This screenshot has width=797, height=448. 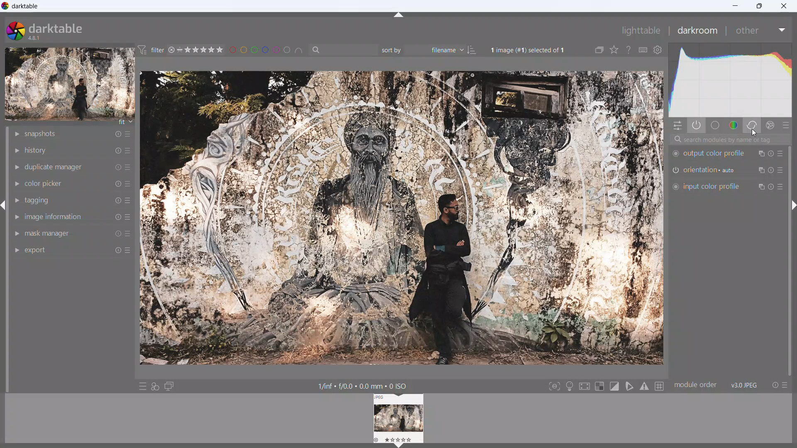 I want to click on scrollbar, so click(x=8, y=258).